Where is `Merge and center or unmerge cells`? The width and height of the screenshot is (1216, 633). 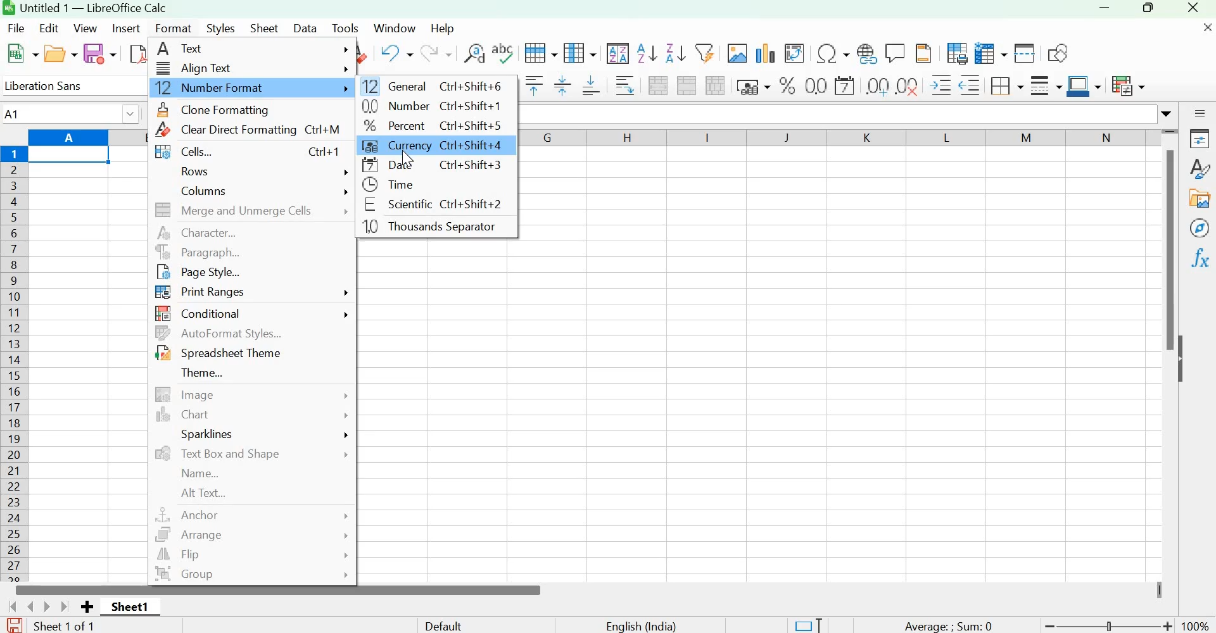 Merge and center or unmerge cells is located at coordinates (659, 85).